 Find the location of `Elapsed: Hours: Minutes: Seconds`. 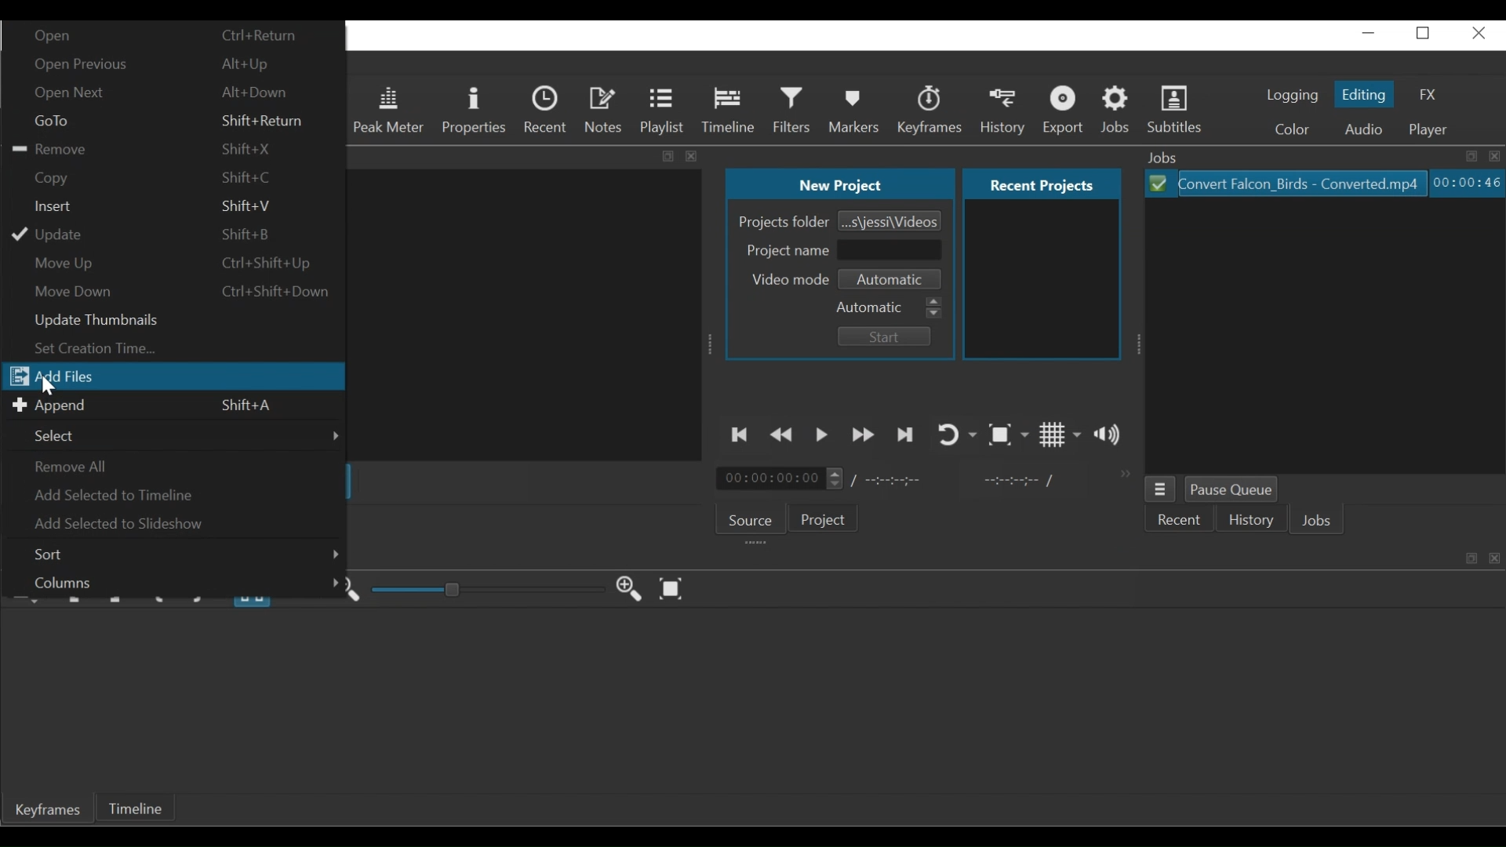

Elapsed: Hours: Minutes: Seconds is located at coordinates (1467, 182).